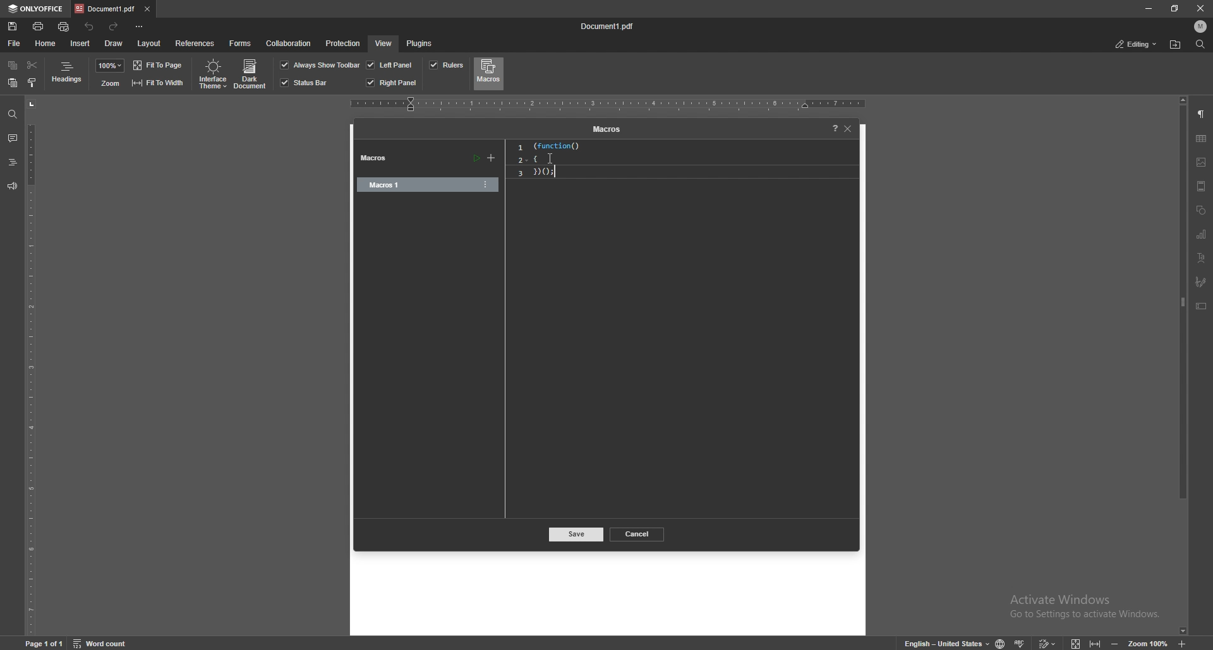  I want to click on (function), so click(552, 146).